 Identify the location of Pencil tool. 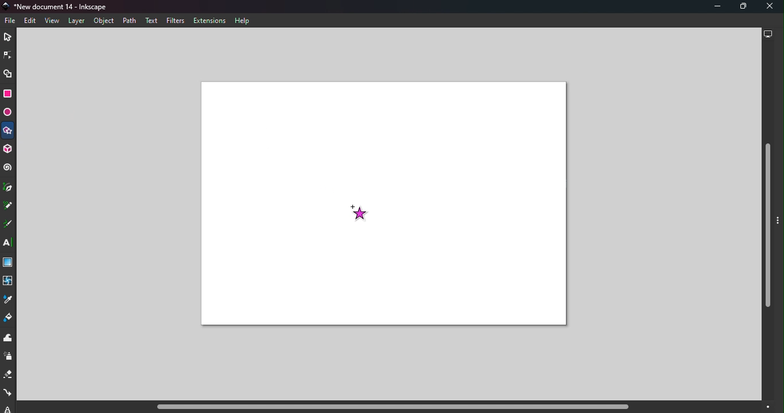
(8, 206).